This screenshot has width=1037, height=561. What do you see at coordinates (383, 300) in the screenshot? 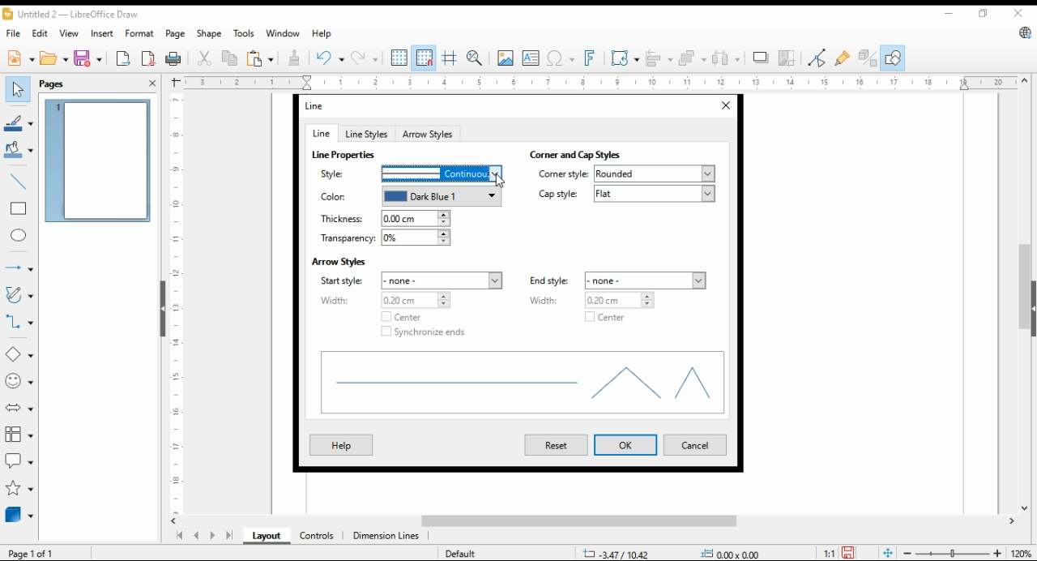
I see `width` at bounding box center [383, 300].